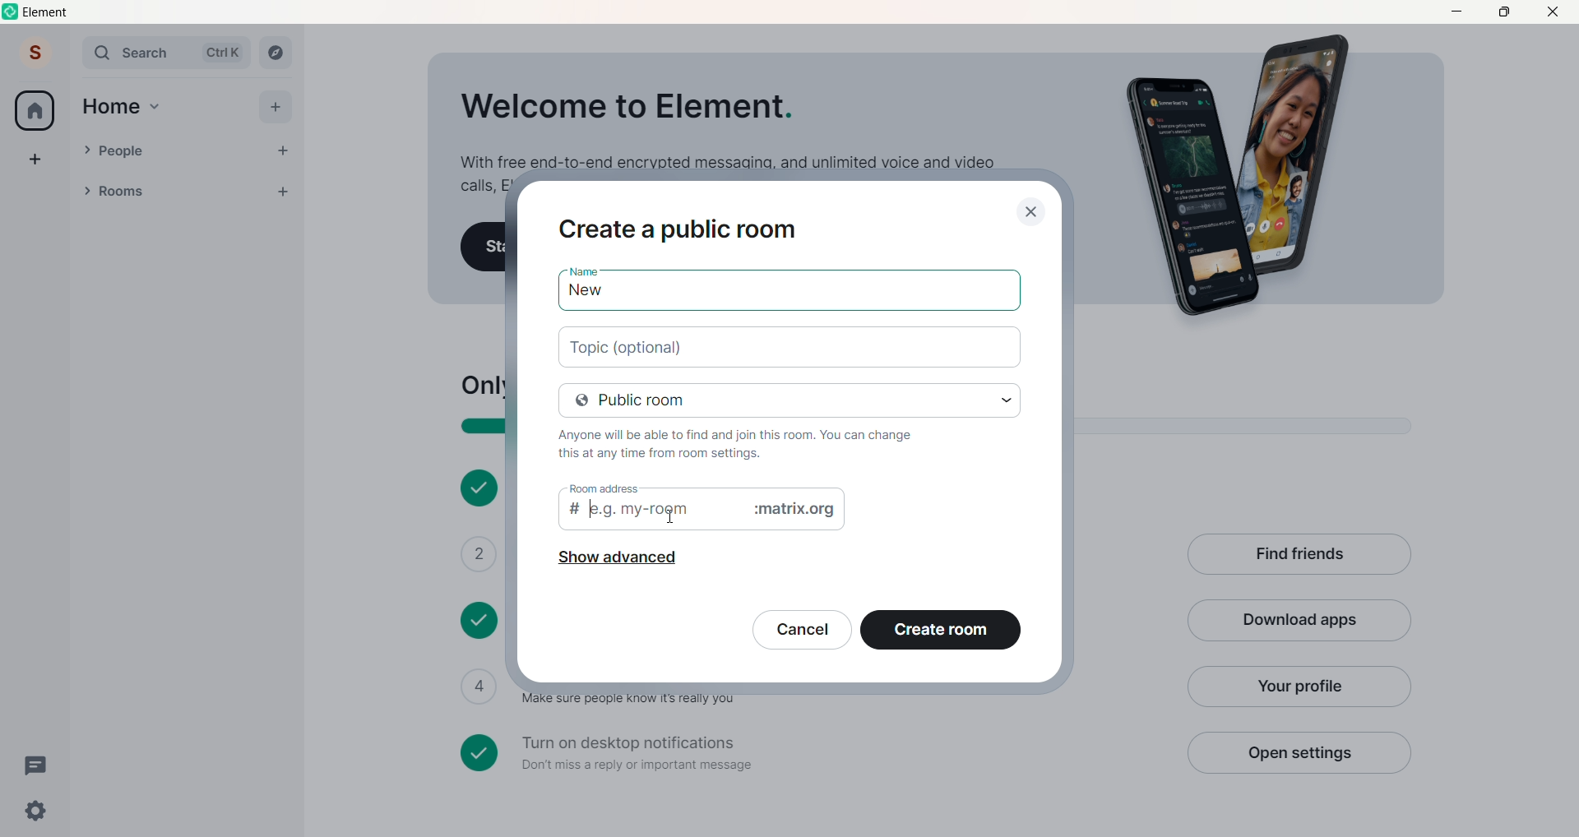 This screenshot has width=1579, height=837. I want to click on Rooms, so click(165, 192).